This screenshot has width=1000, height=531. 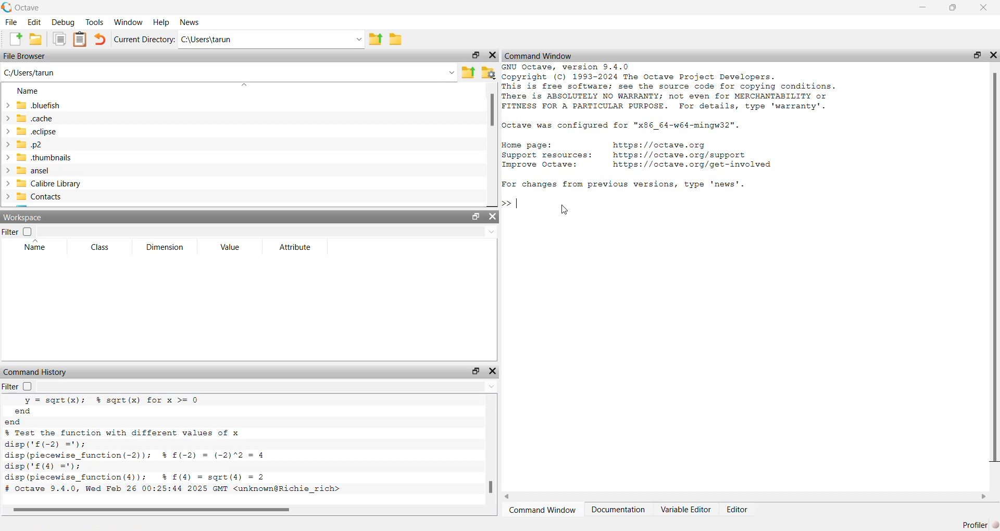 What do you see at coordinates (36, 106) in the screenshot?
I see `>.bluefish` at bounding box center [36, 106].